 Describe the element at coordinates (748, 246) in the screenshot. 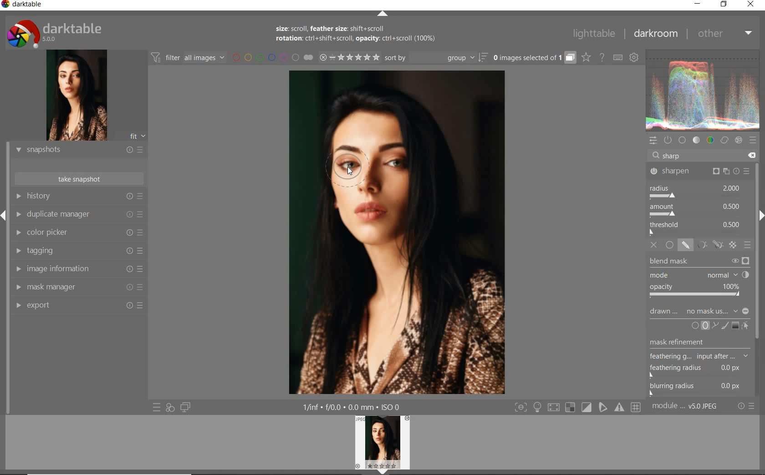

I see `blending options` at that location.